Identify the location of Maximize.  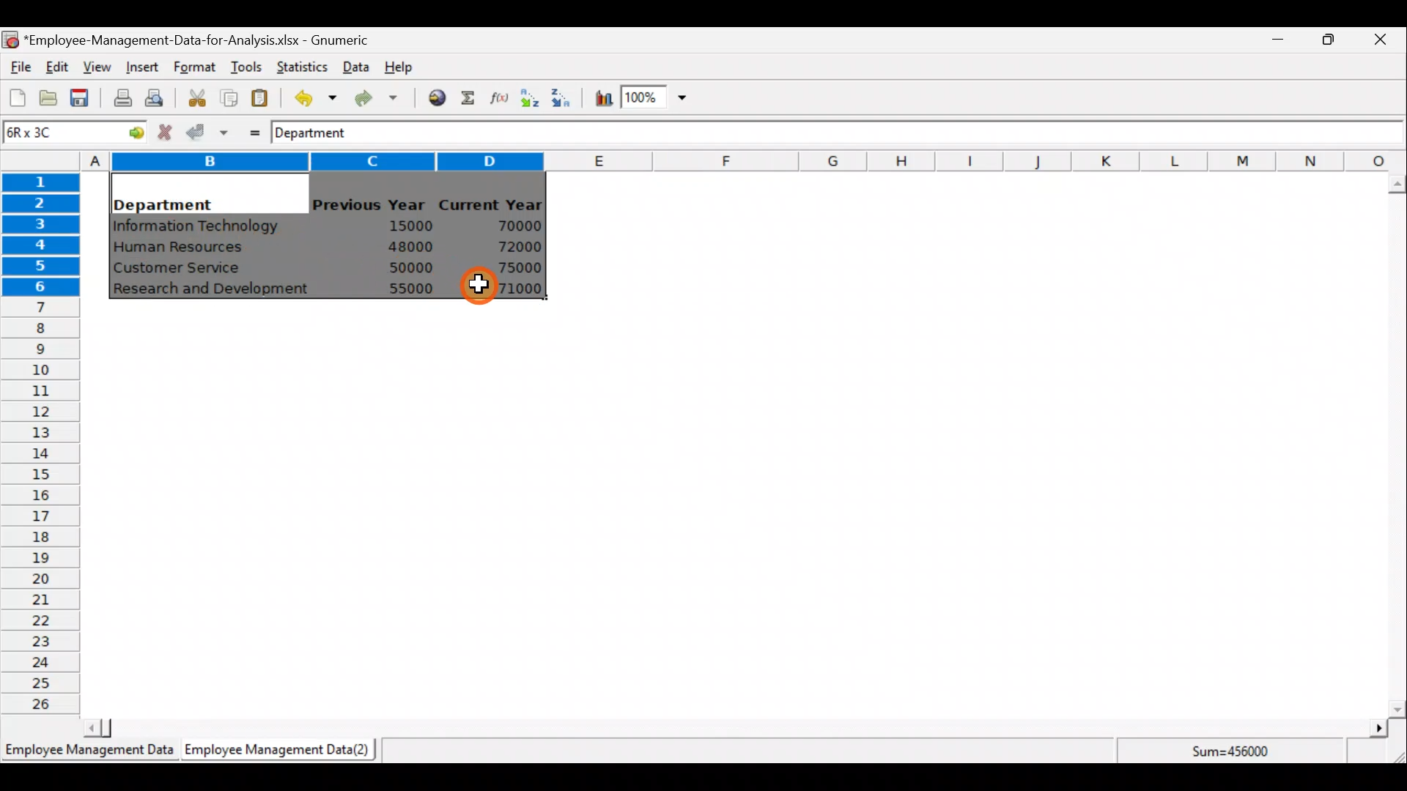
(1329, 39).